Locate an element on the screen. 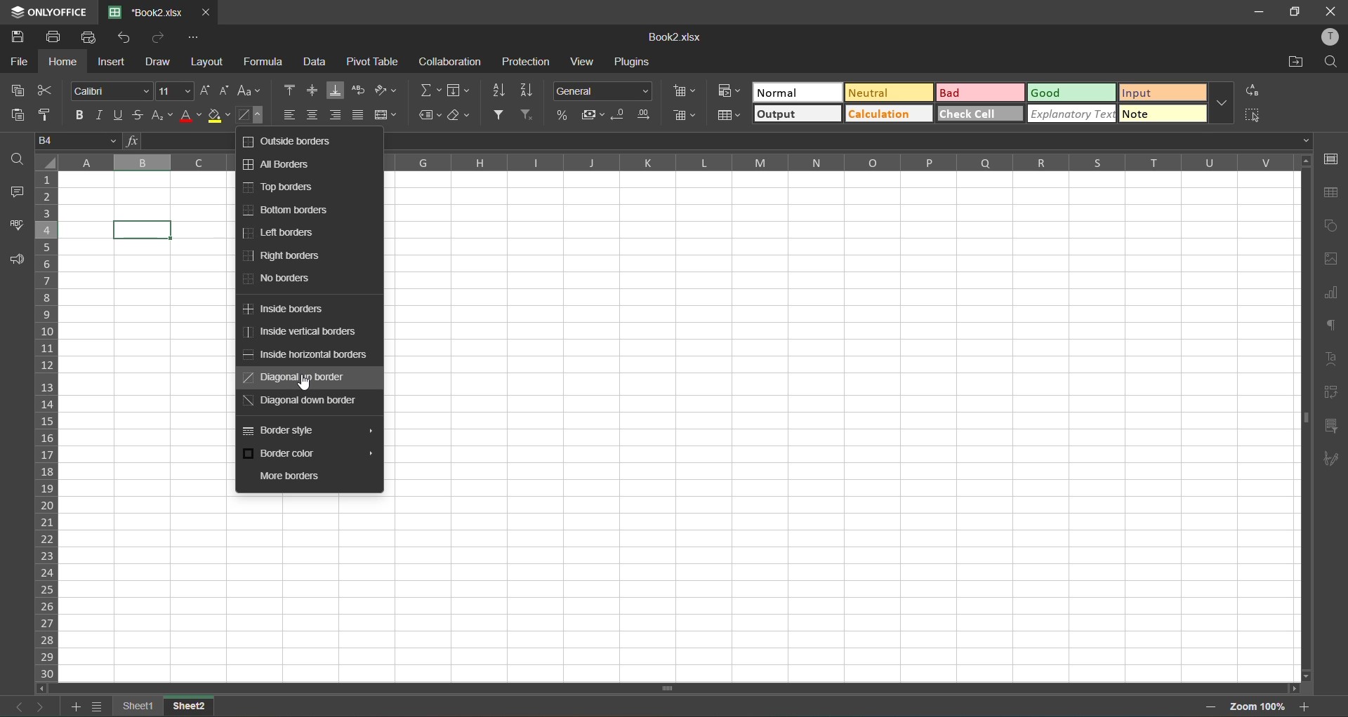 The image size is (1348, 717). cursor is located at coordinates (307, 384).